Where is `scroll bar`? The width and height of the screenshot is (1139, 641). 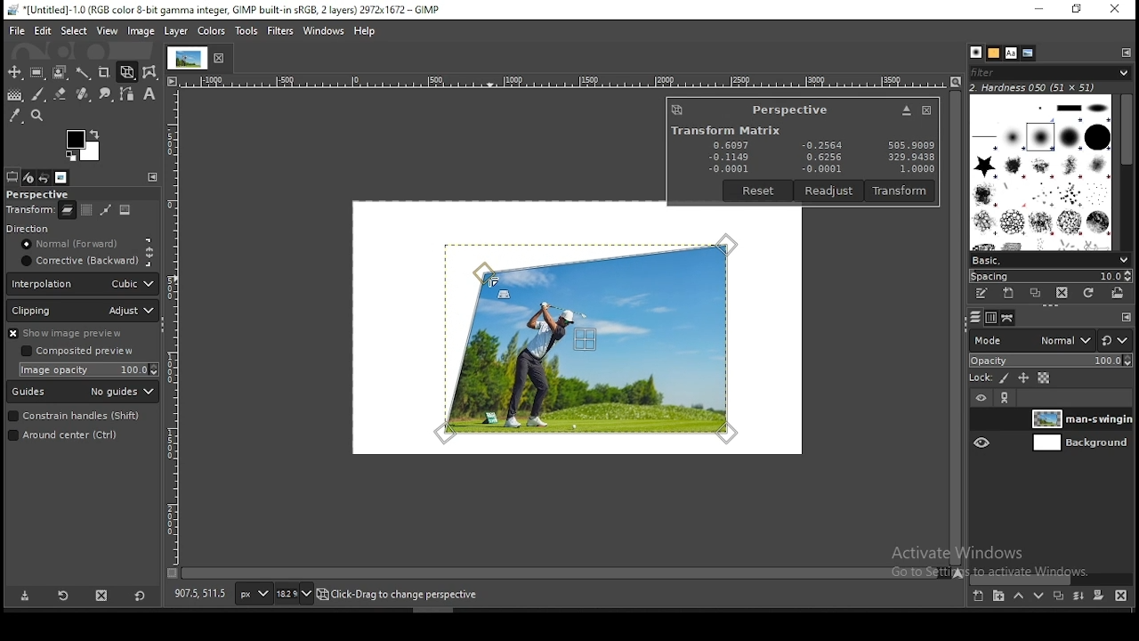 scroll bar is located at coordinates (1053, 577).